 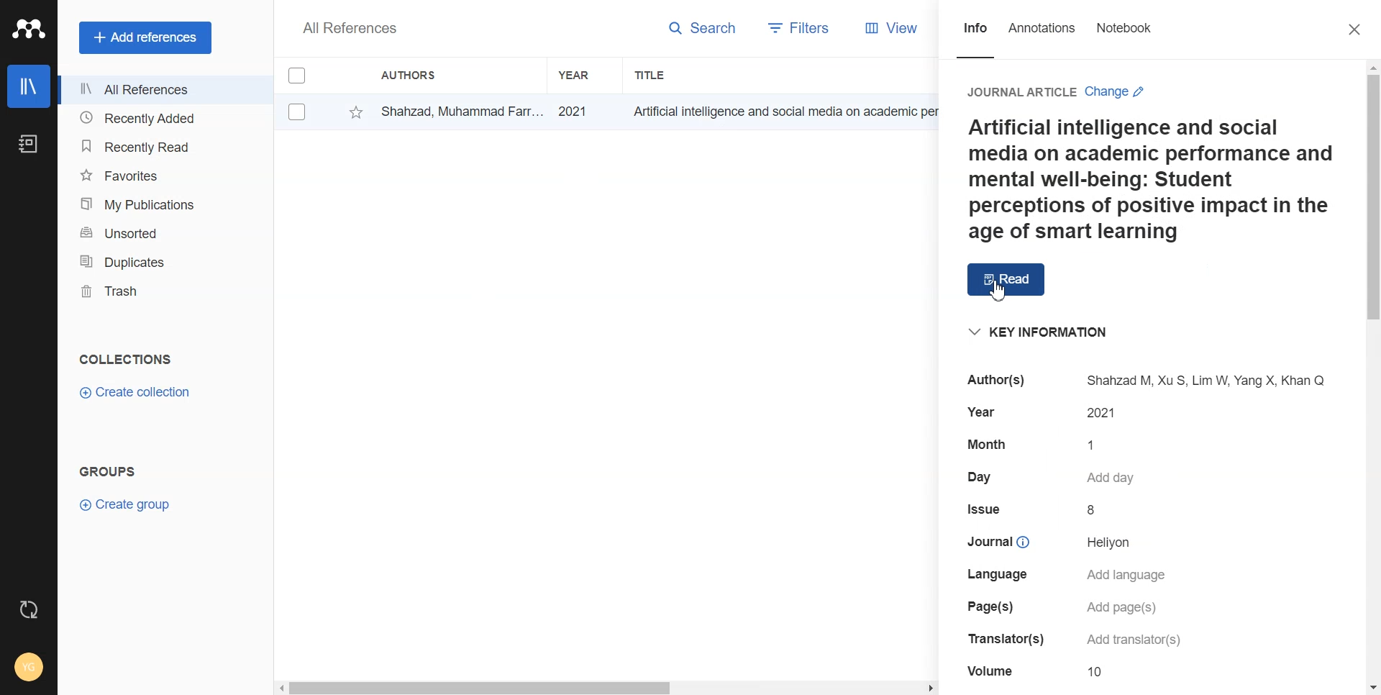 What do you see at coordinates (583, 110) in the screenshot?
I see `2021` at bounding box center [583, 110].